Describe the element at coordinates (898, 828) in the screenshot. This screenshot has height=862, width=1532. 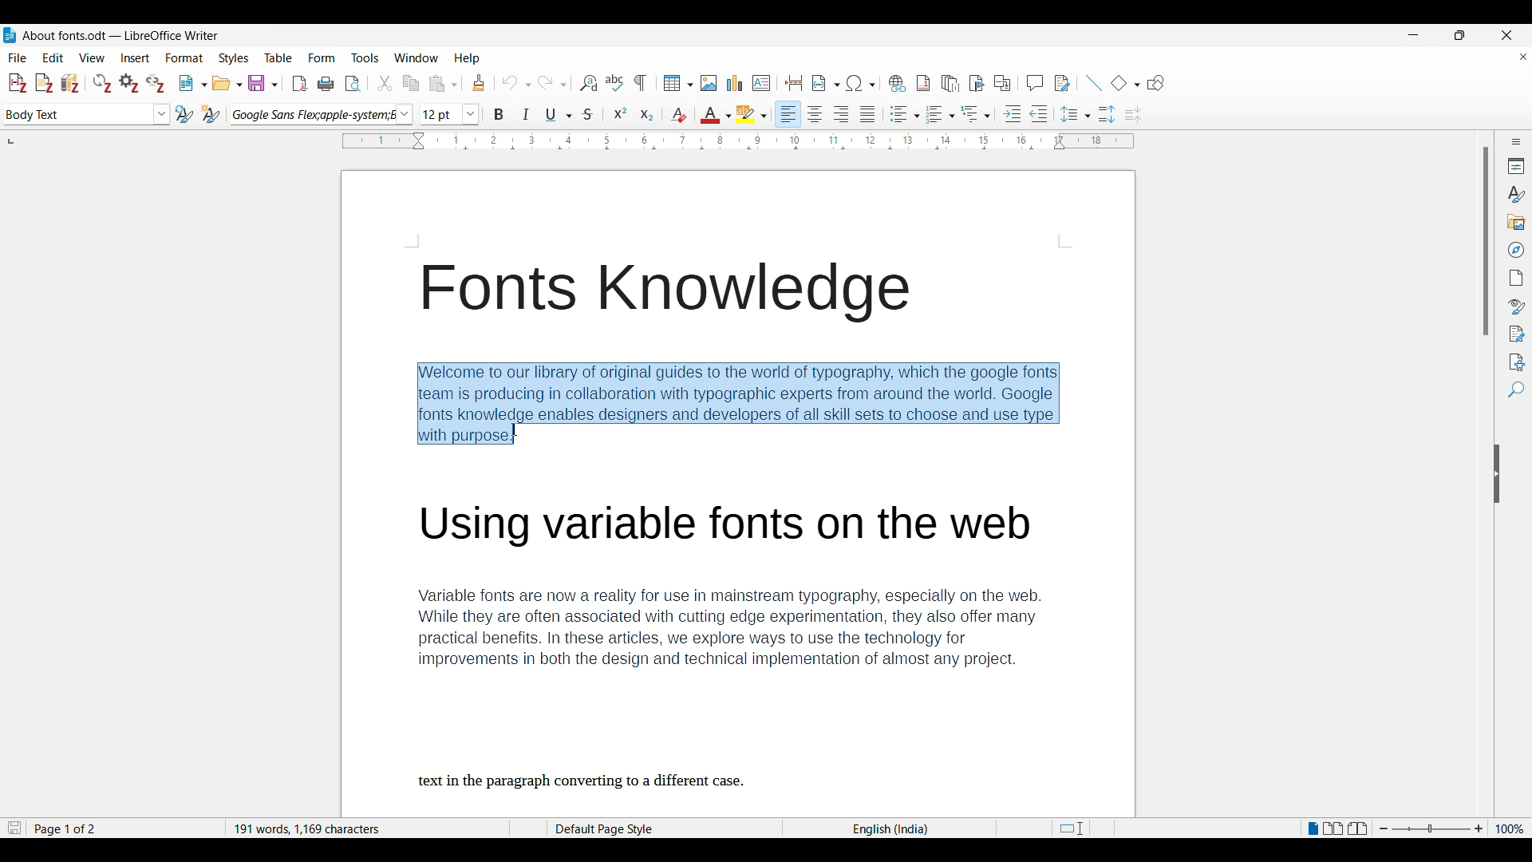
I see `language` at that location.